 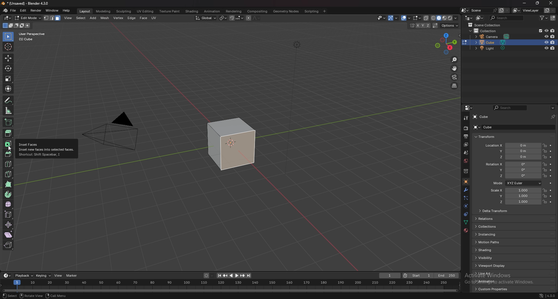 What do you see at coordinates (9, 110) in the screenshot?
I see `measure` at bounding box center [9, 110].